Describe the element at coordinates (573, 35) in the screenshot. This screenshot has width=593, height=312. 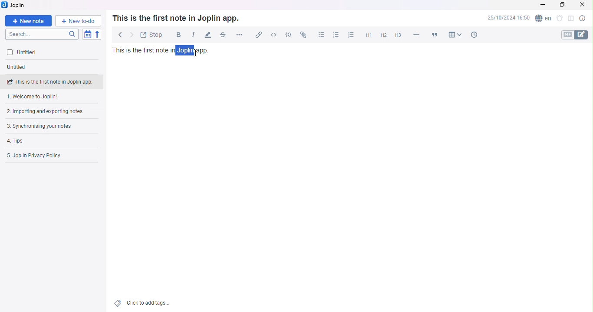
I see `Toggle editors` at that location.